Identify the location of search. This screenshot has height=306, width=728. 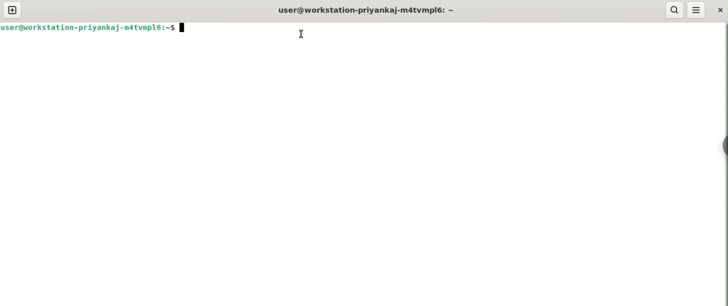
(673, 10).